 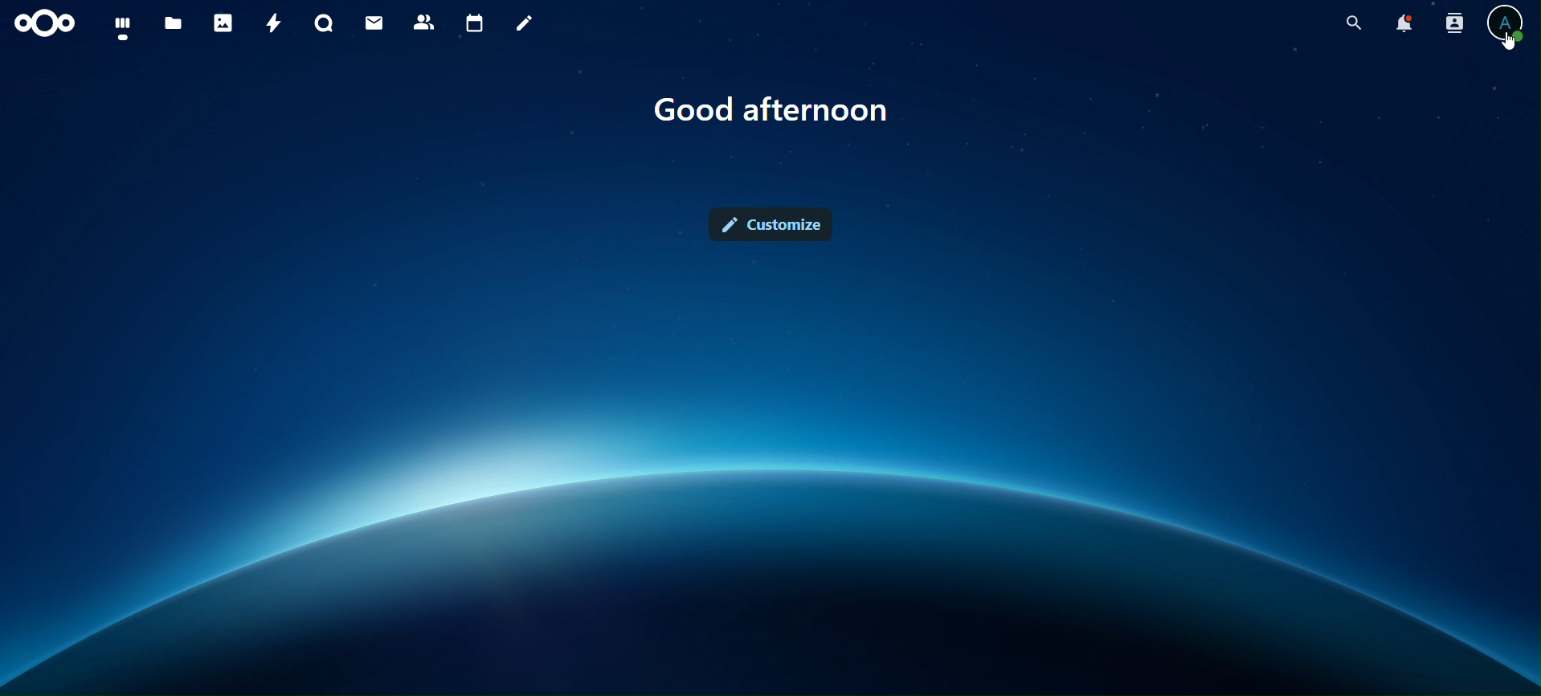 I want to click on files, so click(x=176, y=23).